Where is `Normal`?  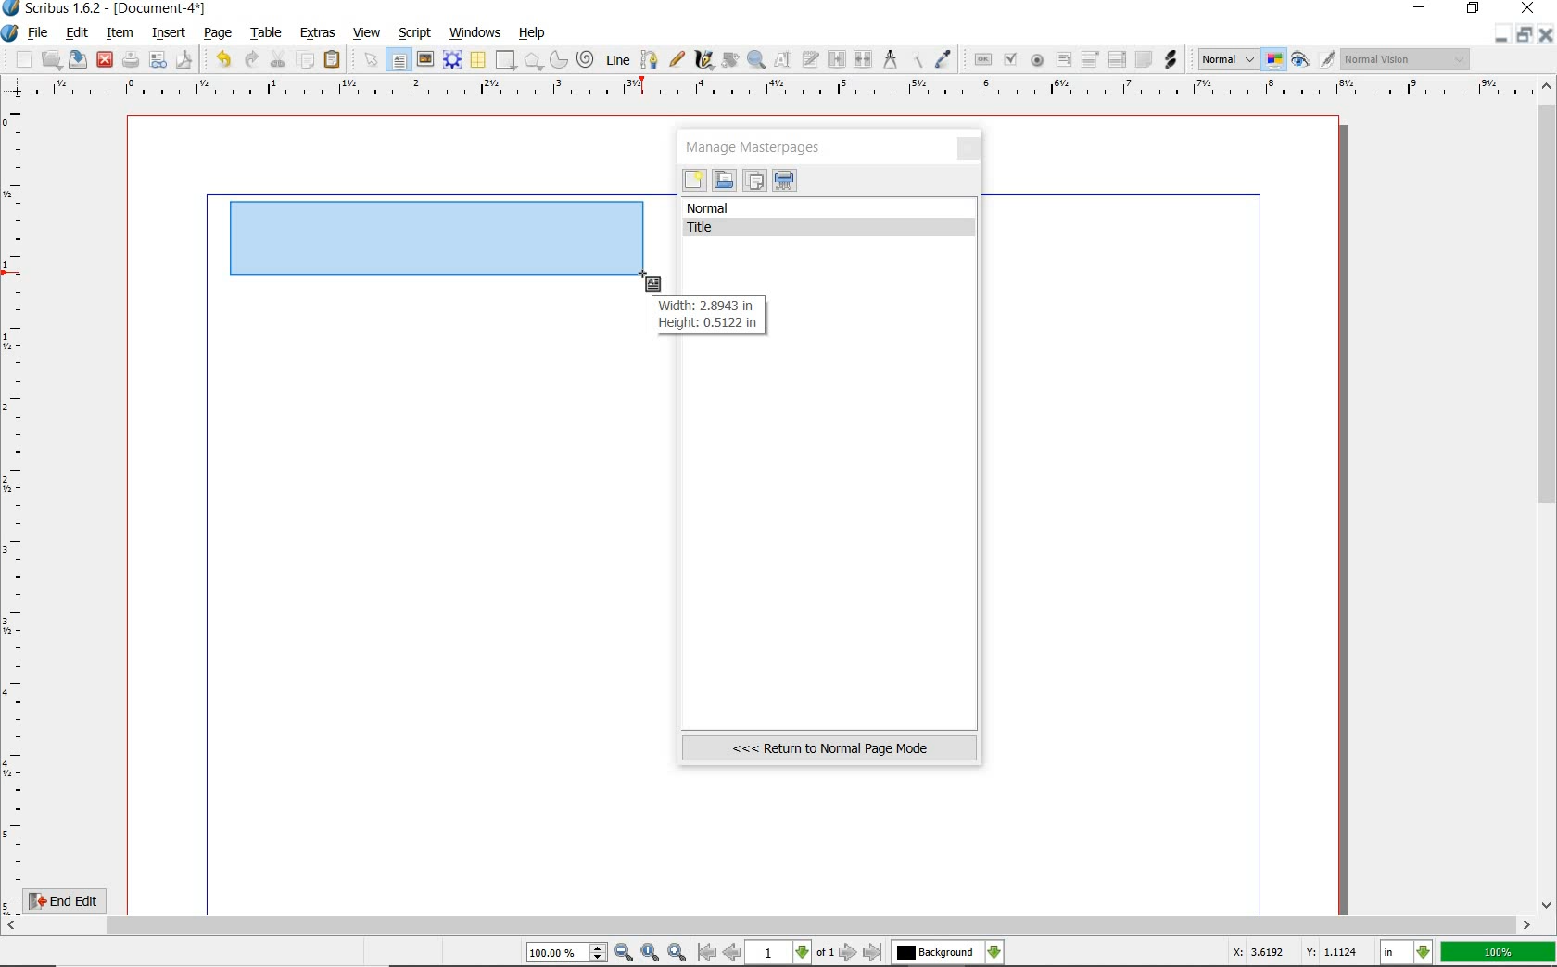 Normal is located at coordinates (1226, 59).